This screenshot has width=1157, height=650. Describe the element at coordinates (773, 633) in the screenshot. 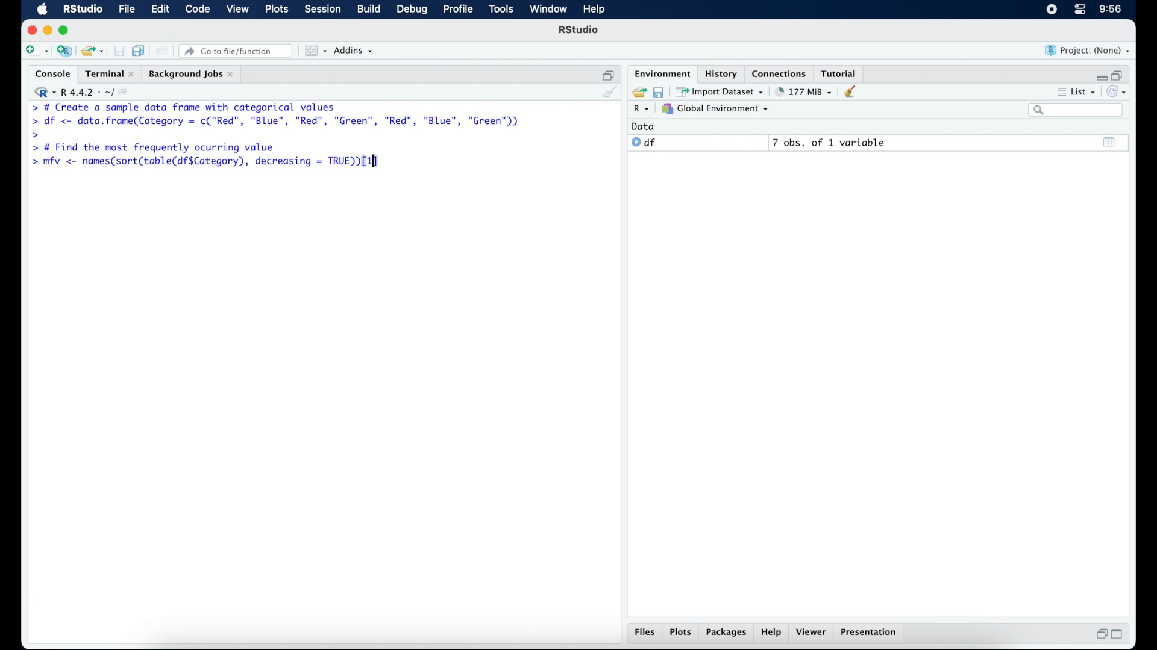

I see `help` at that location.